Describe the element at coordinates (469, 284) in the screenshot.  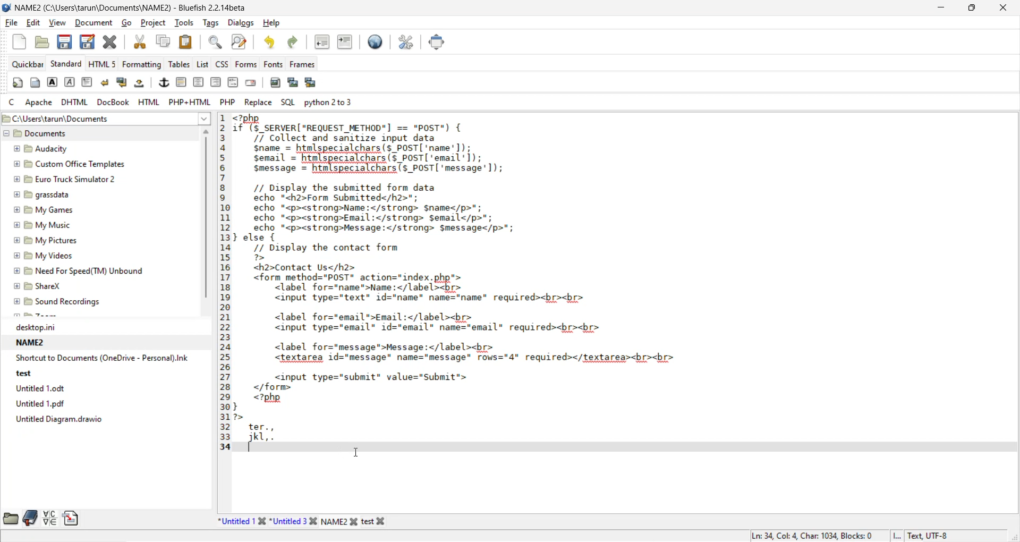
I see `<7pny£°(S_SERVER[ "REQUEST _METHOD"] == "posT") {/7 Collect and sanitize input datasname = hanlspec ialchars(s posT ‘name'1);semail = htmlspecialchars(s_POST('email']);Smessage = hin(specialeharsTs POST ‘message’ 1);// Display the submitted form dataecho "<h2>Form Submitted</h2>";echo "<p><strong>Name:</strong> Sname</p>";echo "<p><strong>Email:</strong> Semail</p>";echo "<p><strong>Message:</strong> S$message</p>";} else {// Display the contact form7><h2>Contact Us</h2><form method="POST" action="1index.php"><label fore name shane </ label <br><input type="text" 1d="name" name="name" required><br><br><label for="email">Email:</label><br><input type="email" id="email" name="email" required><br><br><label for="message*>Message:</label><br><textarea id="message" name="message" rows="4" required></textarea><br><br><input type="submit" value="Submit"></form><?php}72>ter.,pL ,.T - Code` at that location.